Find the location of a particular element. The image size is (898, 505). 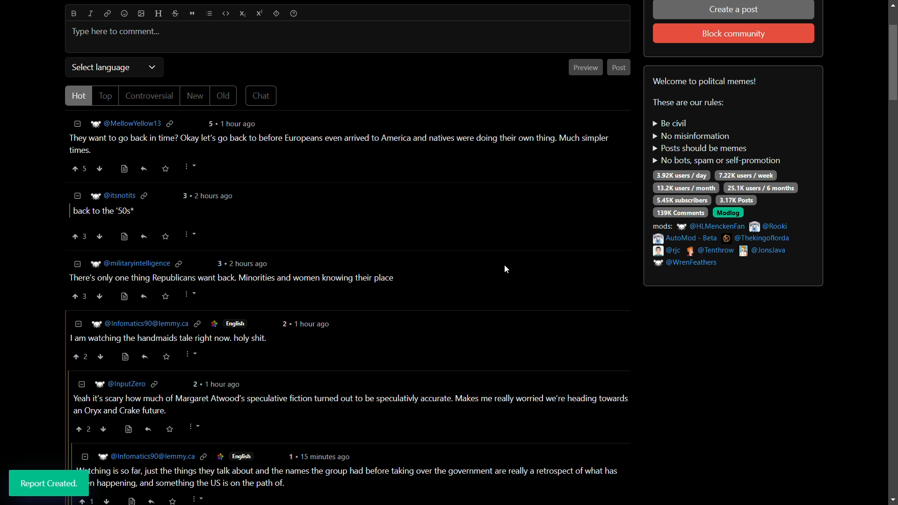

link is located at coordinates (106, 14).